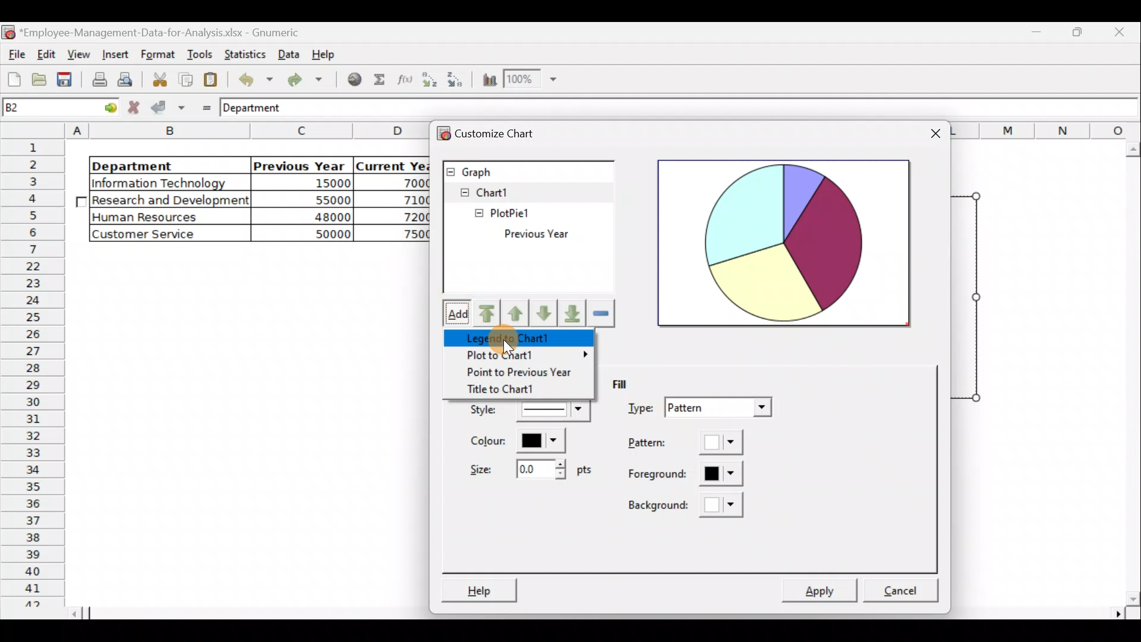  Describe the element at coordinates (513, 338) in the screenshot. I see `Legend to chart1` at that location.